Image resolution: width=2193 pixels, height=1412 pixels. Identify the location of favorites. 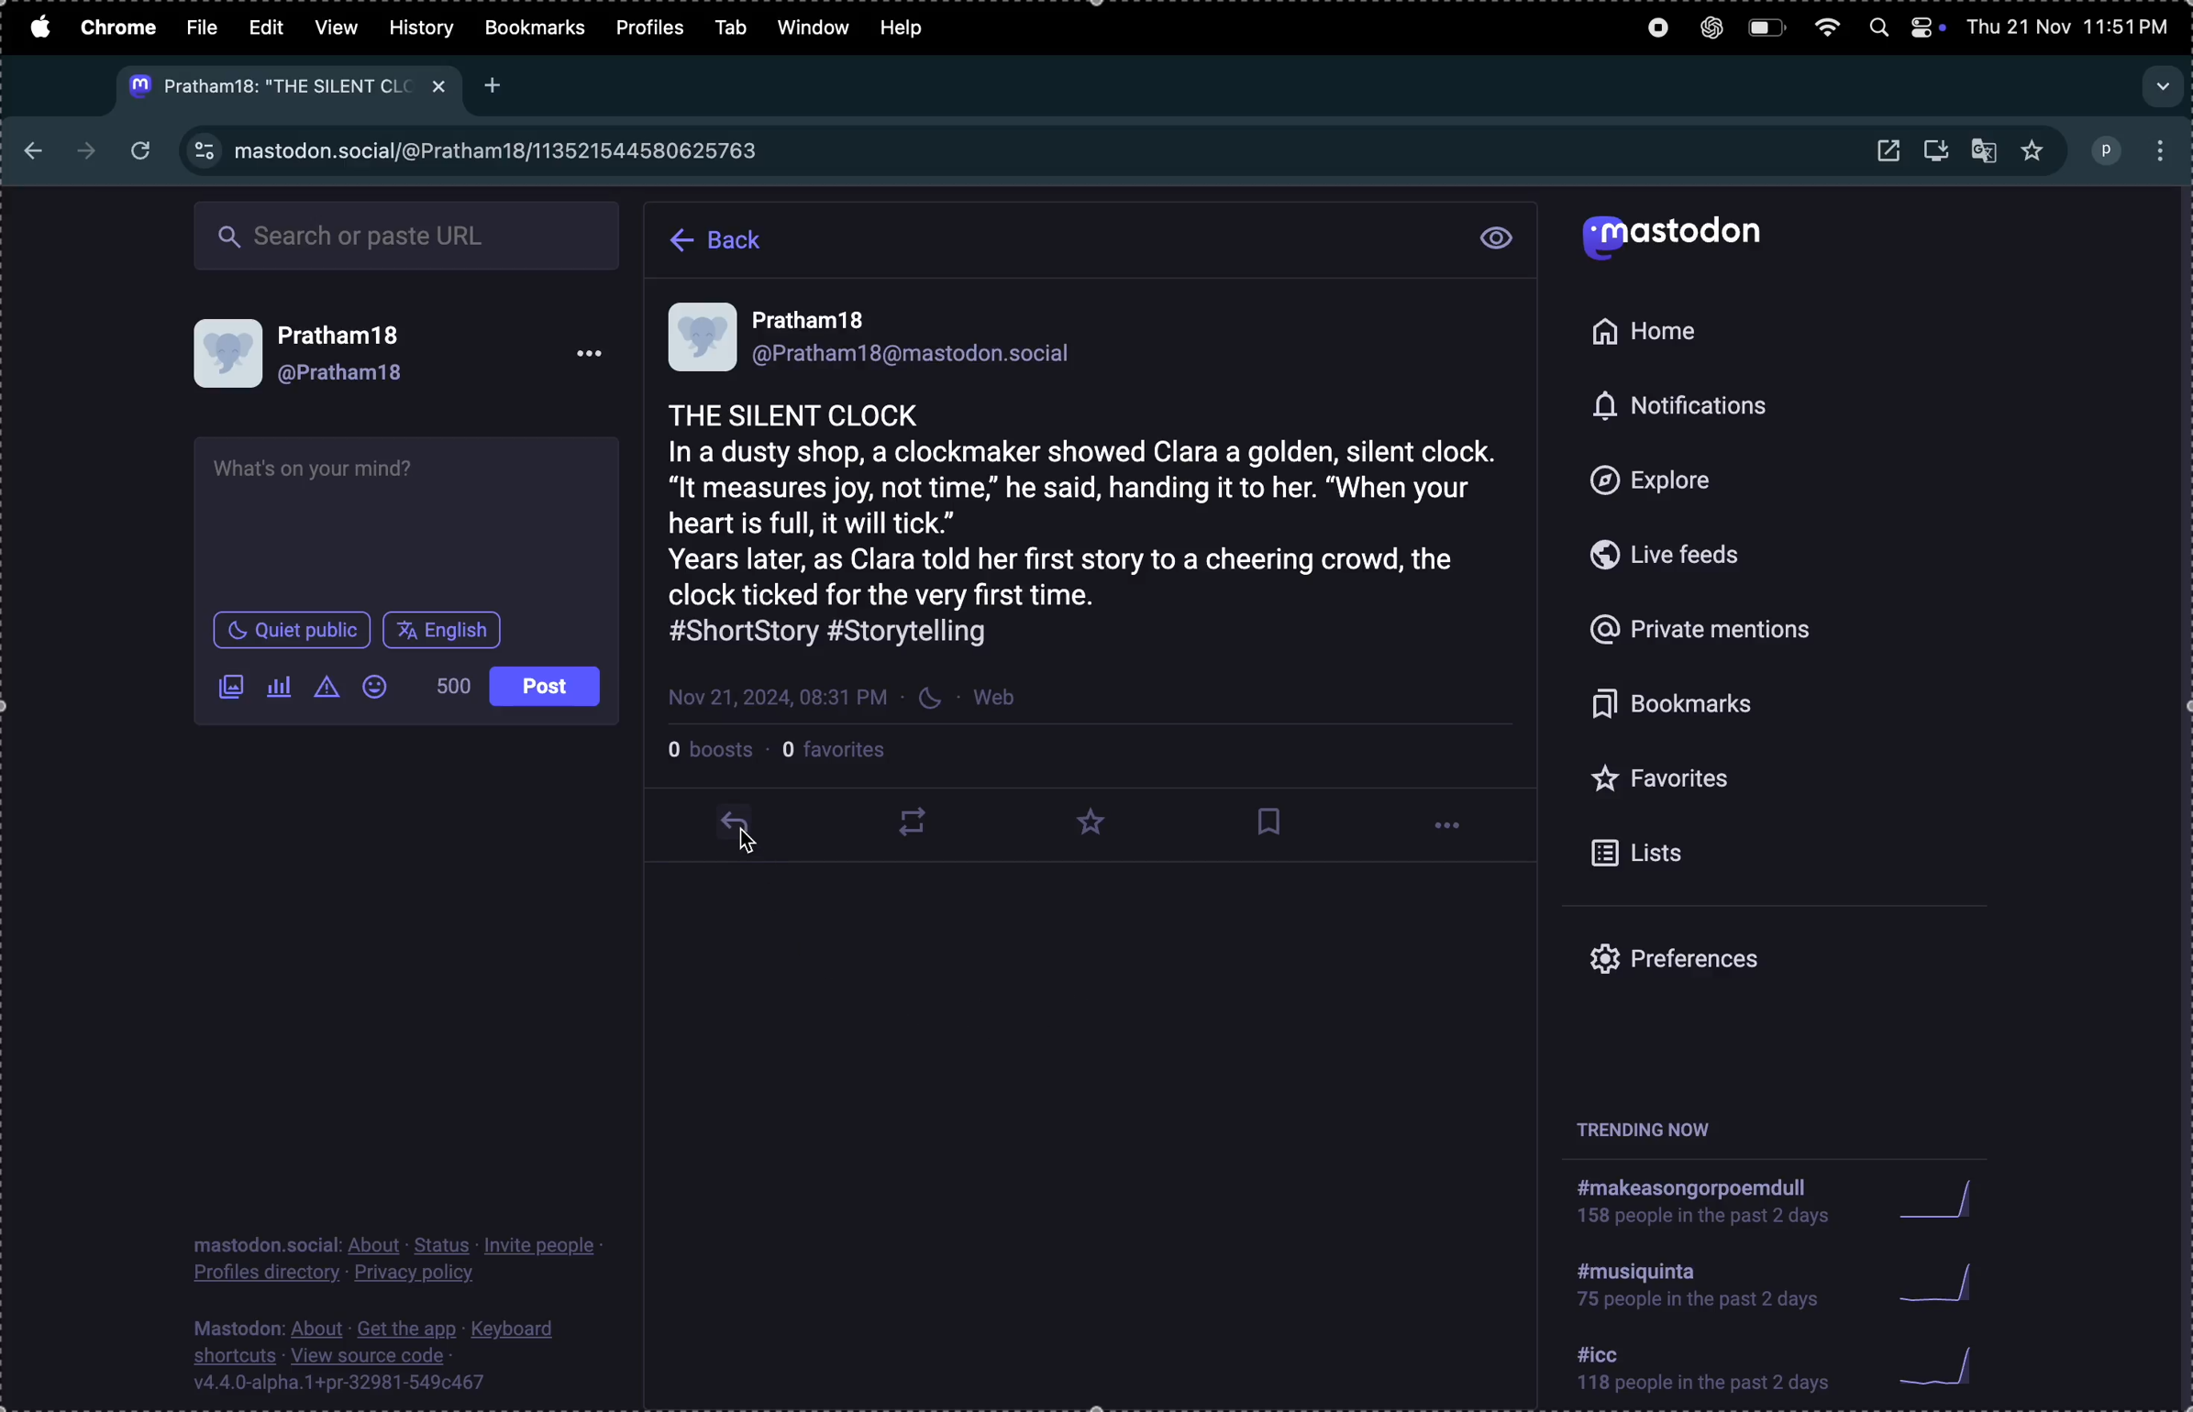
(2035, 150).